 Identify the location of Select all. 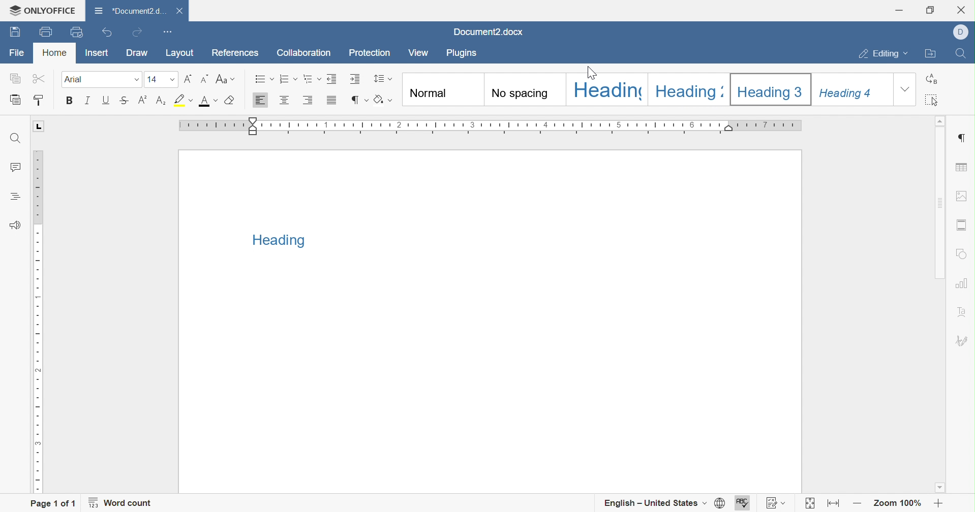
(933, 100).